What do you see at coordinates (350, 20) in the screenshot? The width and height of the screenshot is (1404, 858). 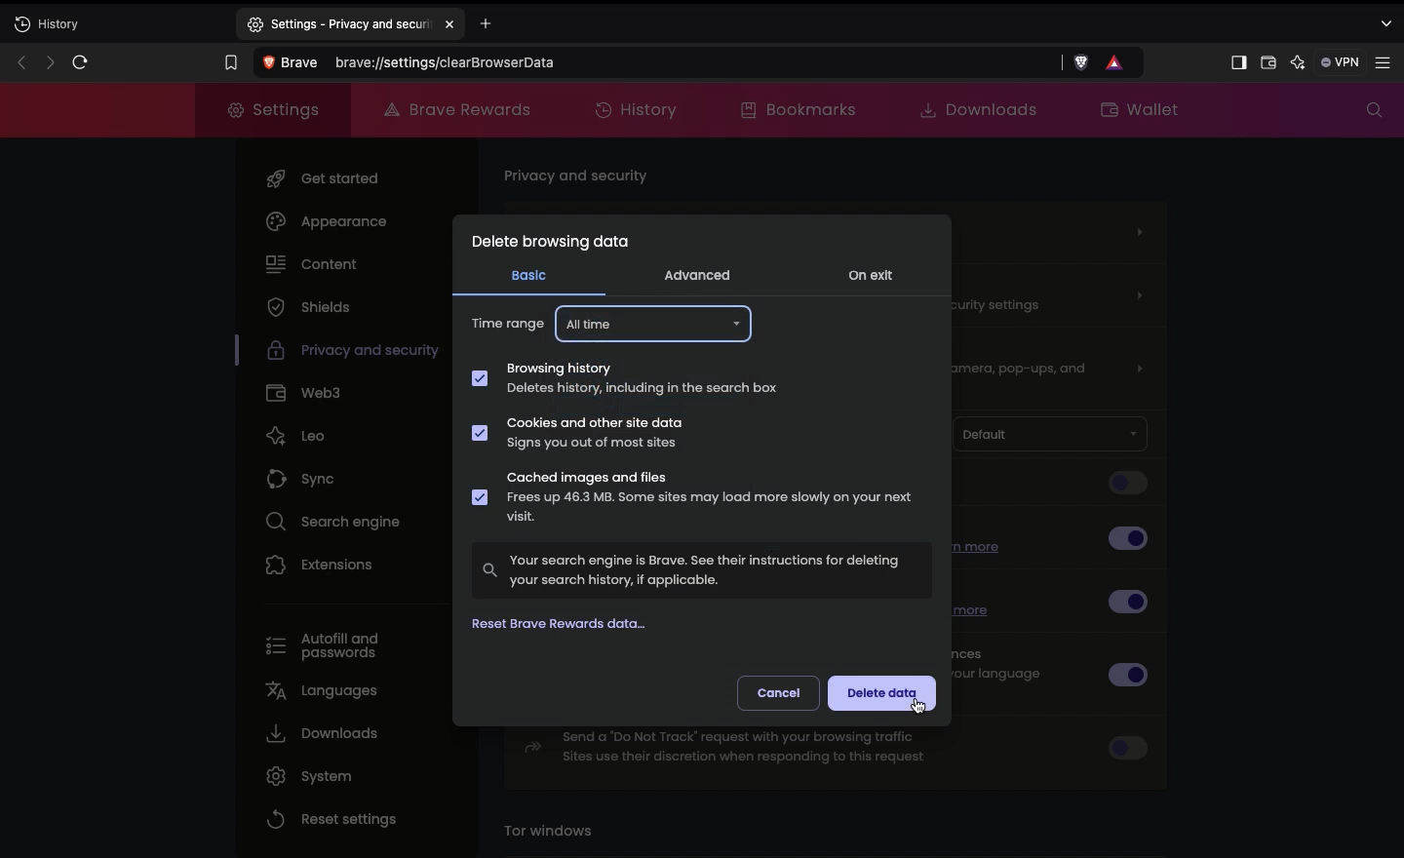 I see `settings-privacy and security` at bounding box center [350, 20].